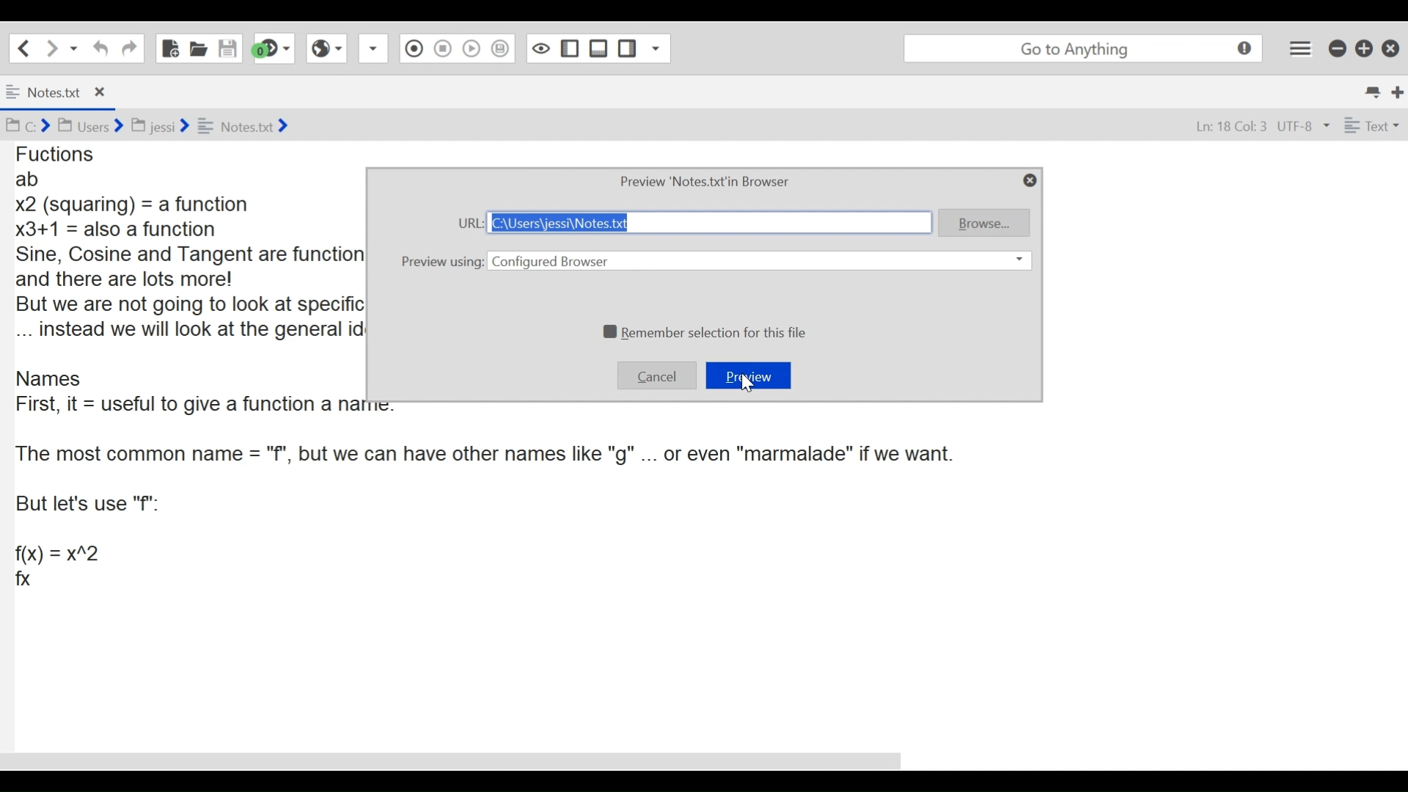  Describe the element at coordinates (275, 49) in the screenshot. I see `Jump to the next syntax checking result` at that location.